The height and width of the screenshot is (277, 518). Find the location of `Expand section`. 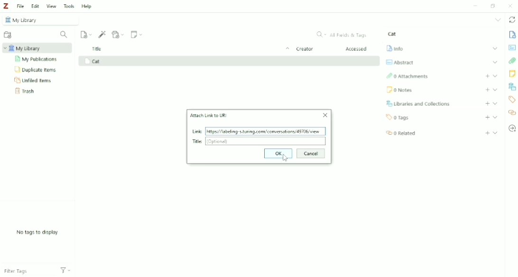

Expand section is located at coordinates (496, 90).